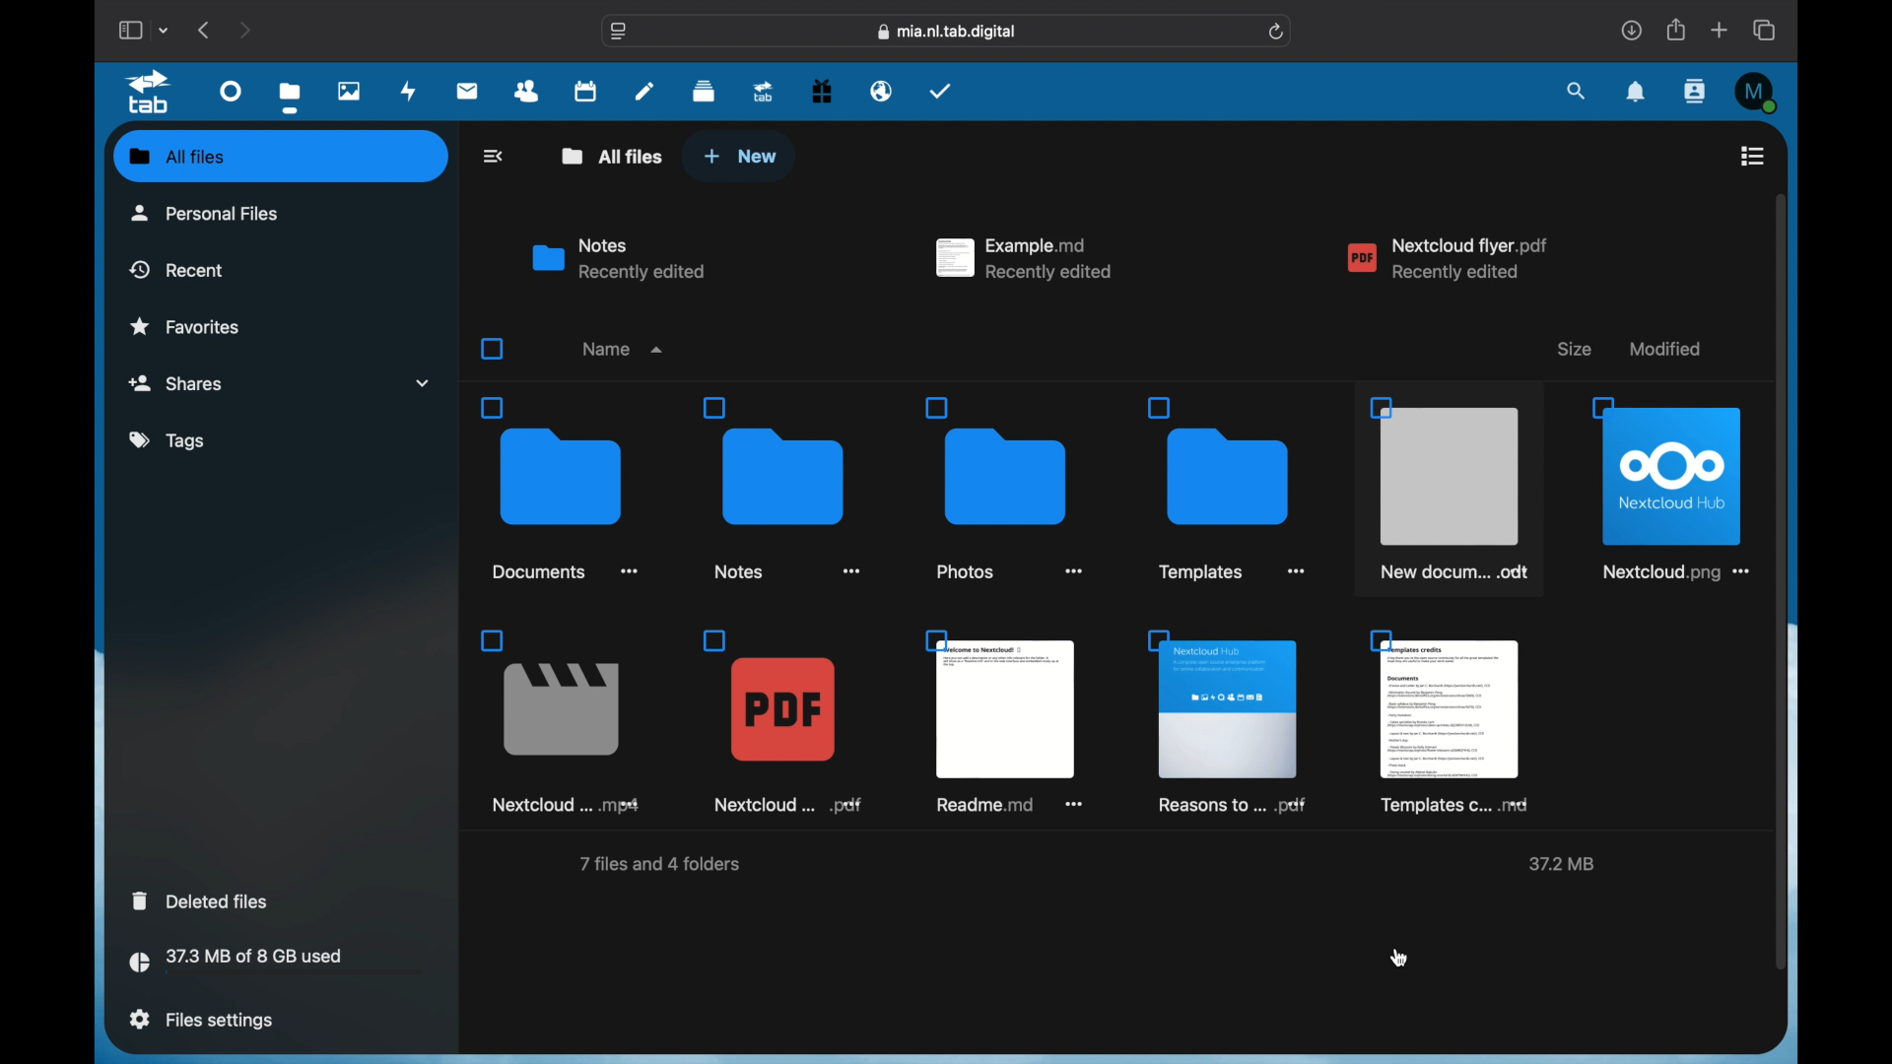 The image size is (1892, 1064). What do you see at coordinates (1025, 258) in the screenshot?
I see `example` at bounding box center [1025, 258].